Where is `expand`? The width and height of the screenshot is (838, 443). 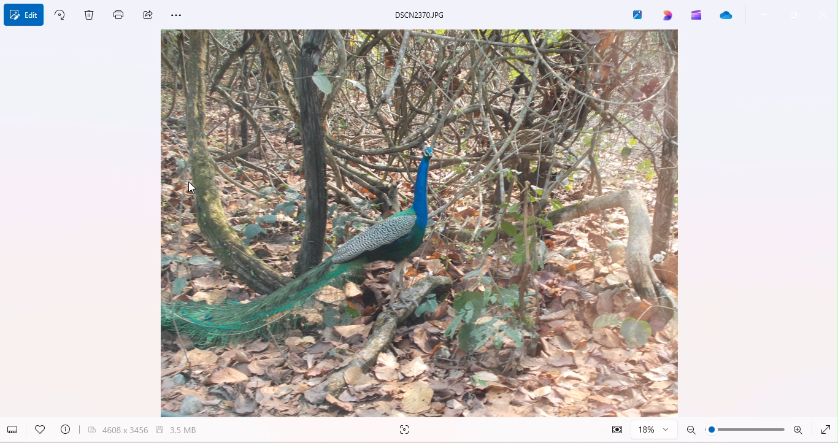
expand is located at coordinates (828, 430).